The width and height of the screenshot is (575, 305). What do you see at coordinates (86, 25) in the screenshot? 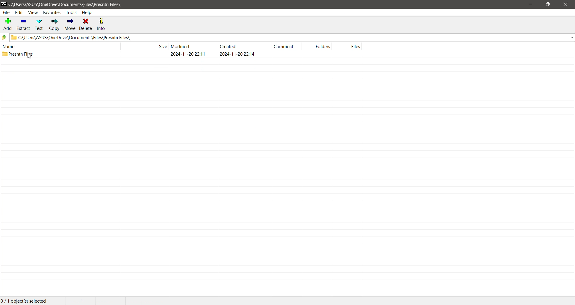
I see `Delete` at bounding box center [86, 25].